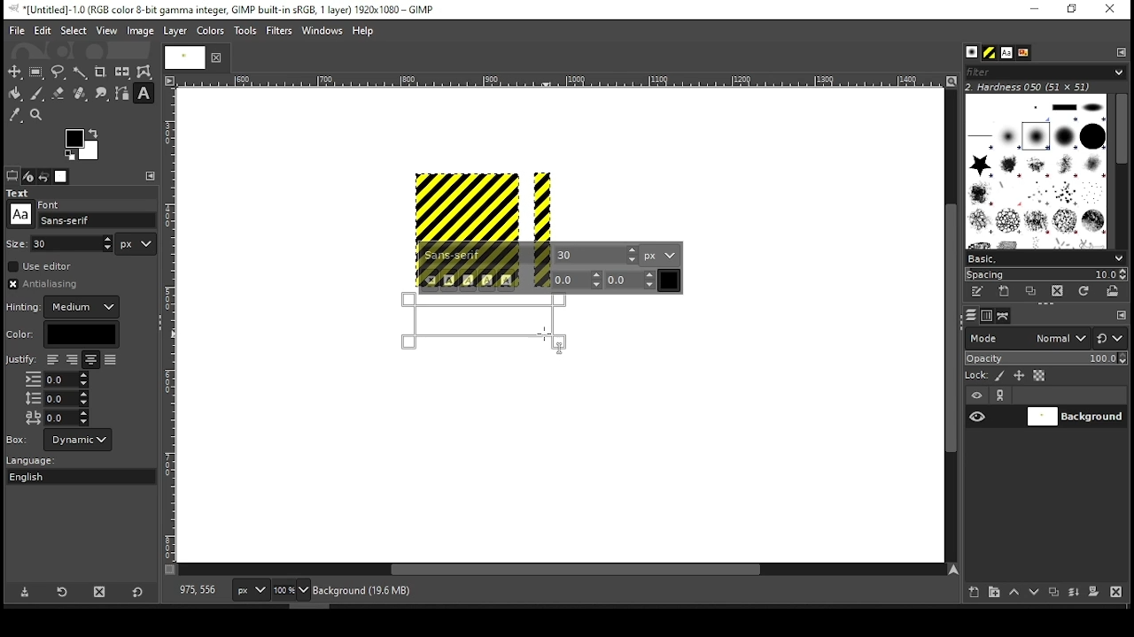 The width and height of the screenshot is (1134, 637). What do you see at coordinates (250, 592) in the screenshot?
I see `px` at bounding box center [250, 592].